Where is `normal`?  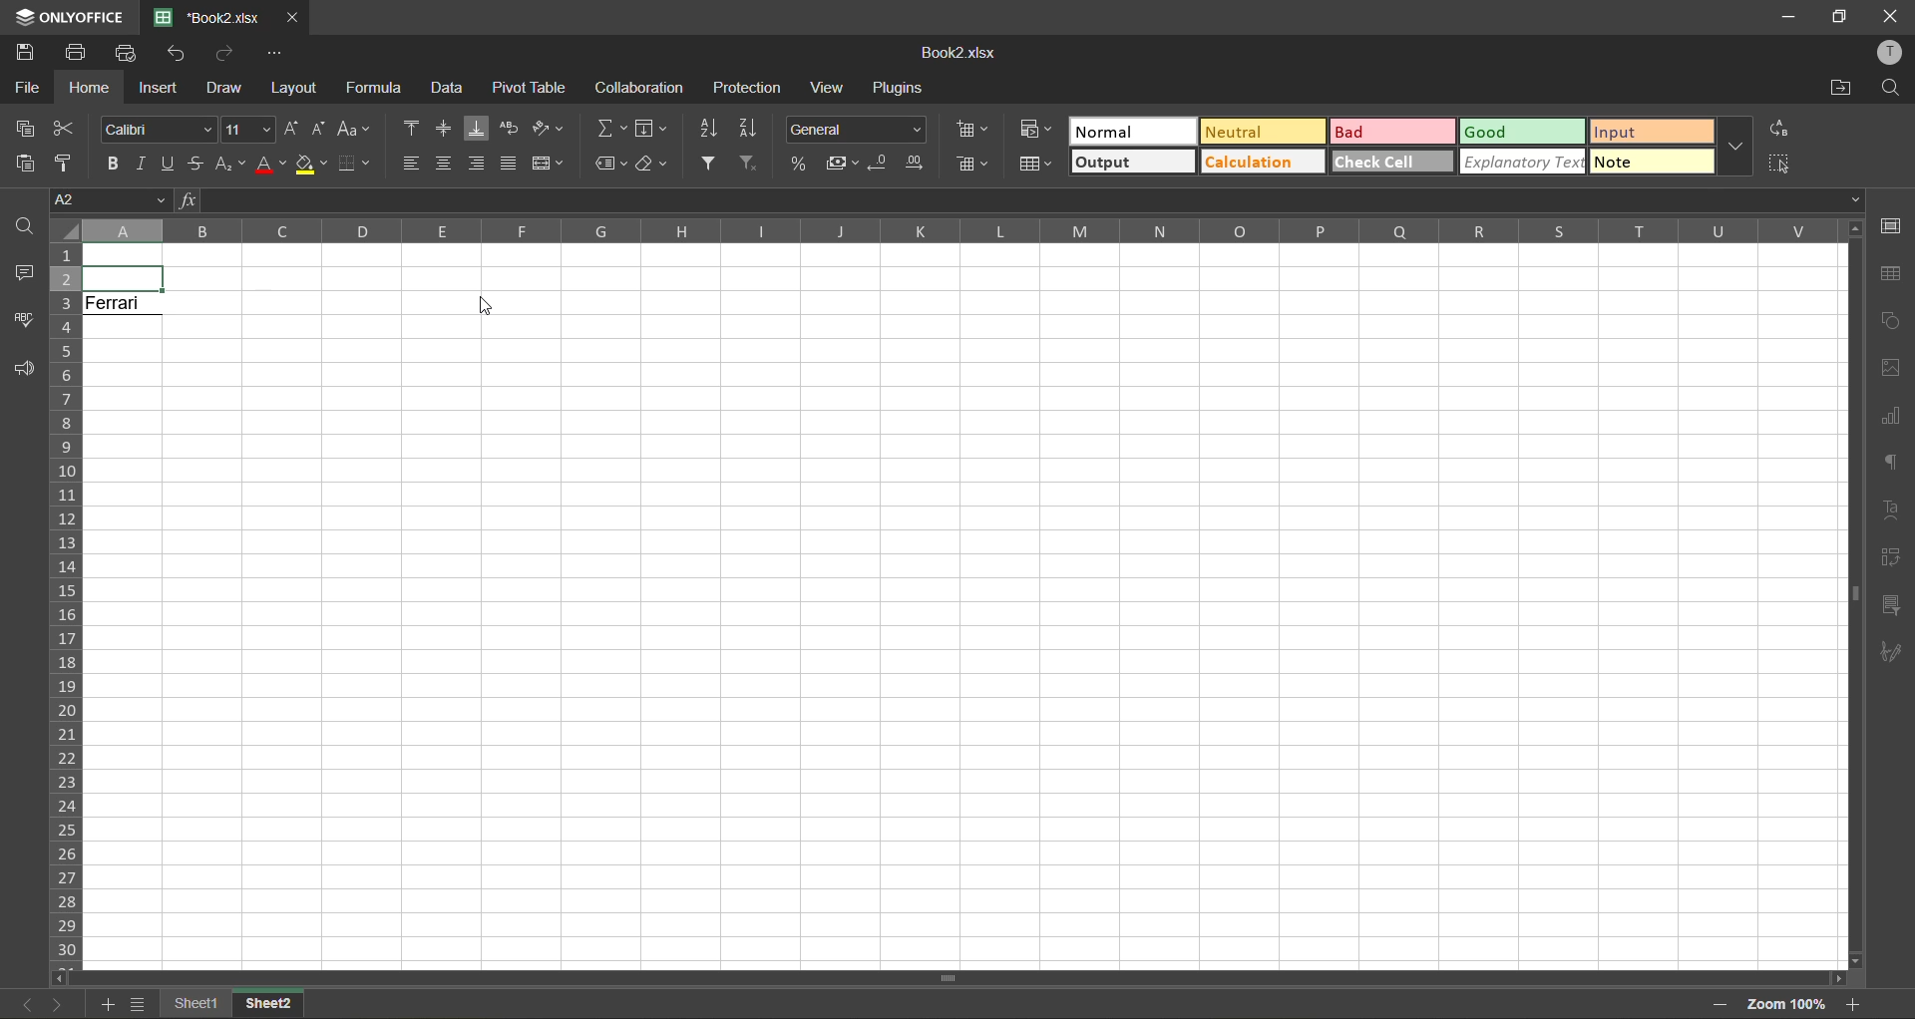
normal is located at coordinates (1130, 132).